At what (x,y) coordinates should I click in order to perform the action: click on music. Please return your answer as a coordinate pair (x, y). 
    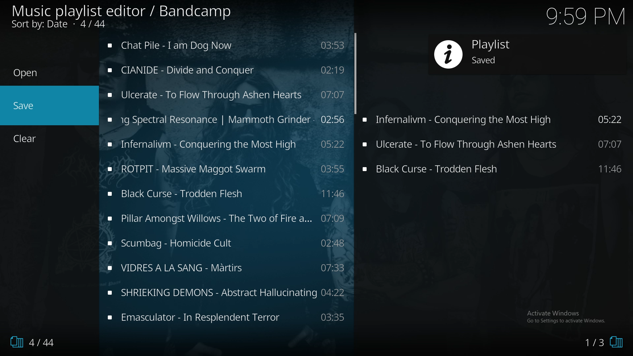
    Looking at the image, I should click on (226, 95).